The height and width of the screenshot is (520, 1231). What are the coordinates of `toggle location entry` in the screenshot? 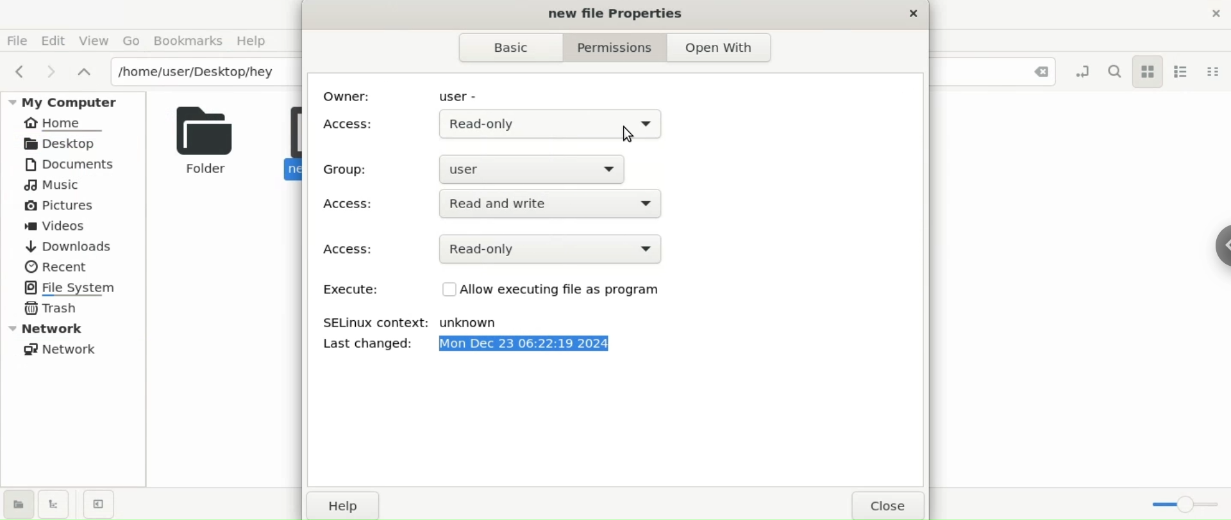 It's located at (1085, 70).